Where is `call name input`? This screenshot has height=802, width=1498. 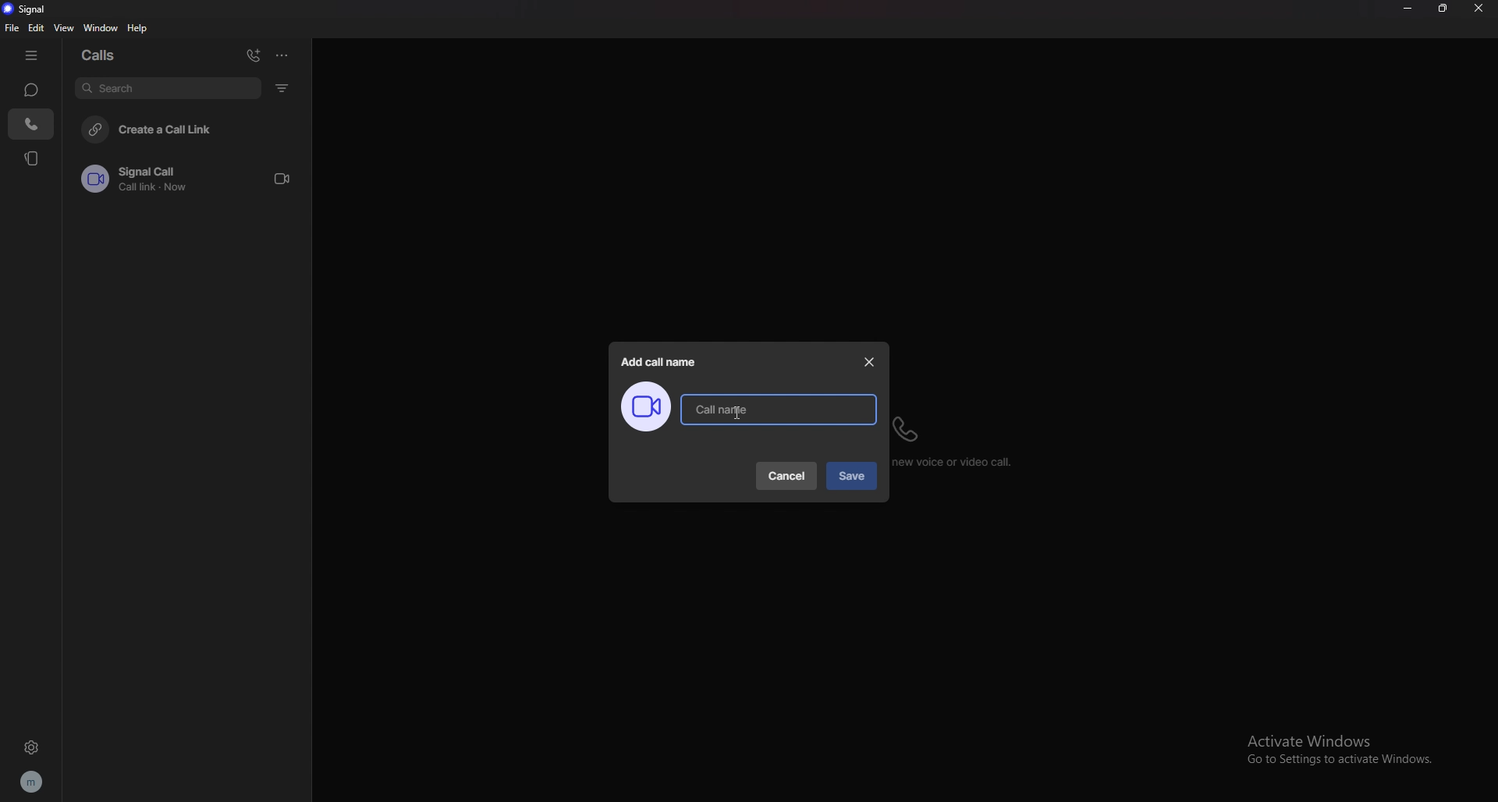 call name input is located at coordinates (781, 409).